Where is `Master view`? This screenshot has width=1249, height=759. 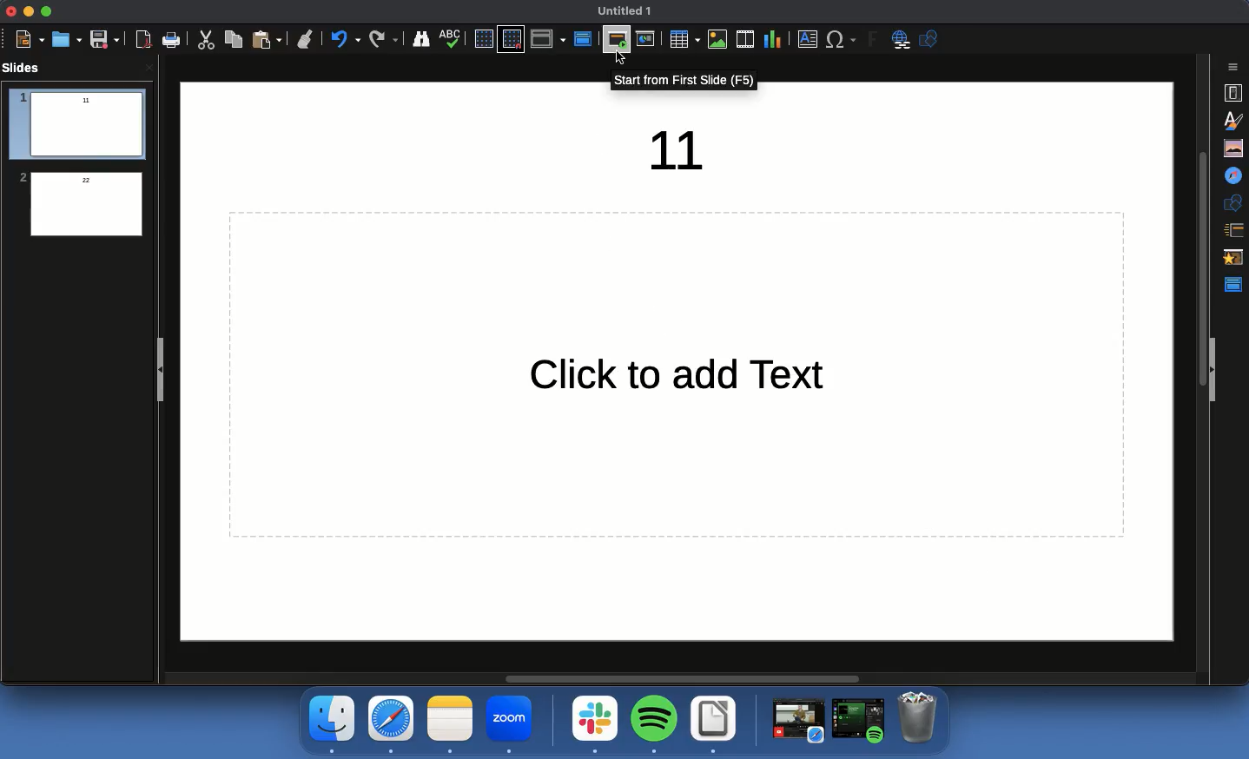 Master view is located at coordinates (582, 39).